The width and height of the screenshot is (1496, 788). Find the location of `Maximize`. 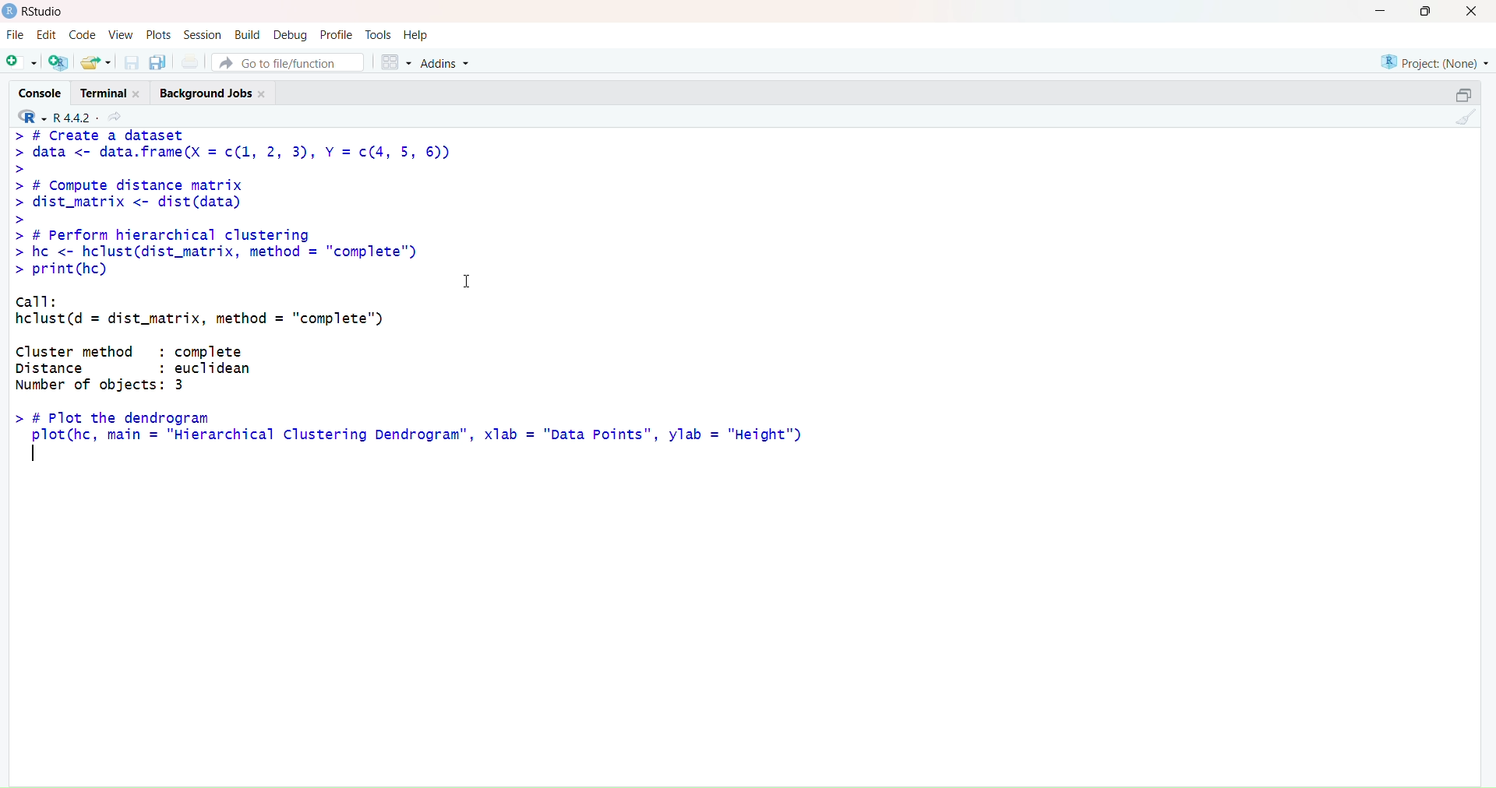

Maximize is located at coordinates (1459, 95).